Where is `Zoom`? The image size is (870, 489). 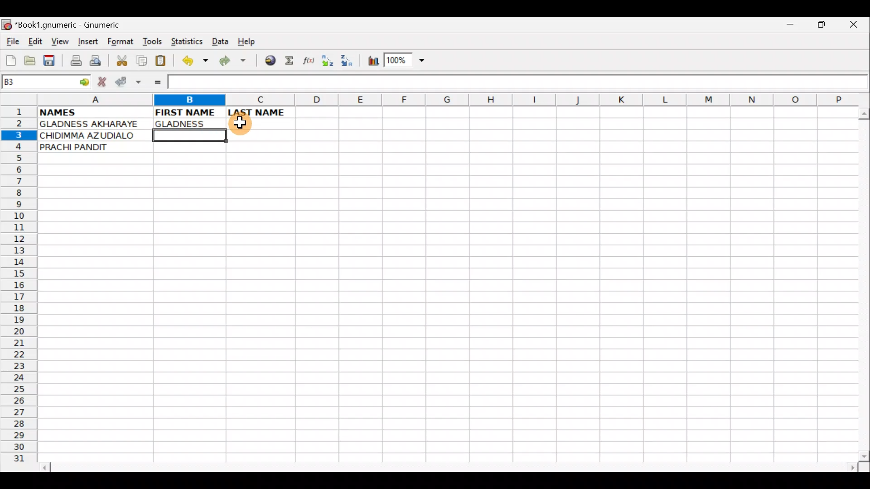
Zoom is located at coordinates (406, 62).